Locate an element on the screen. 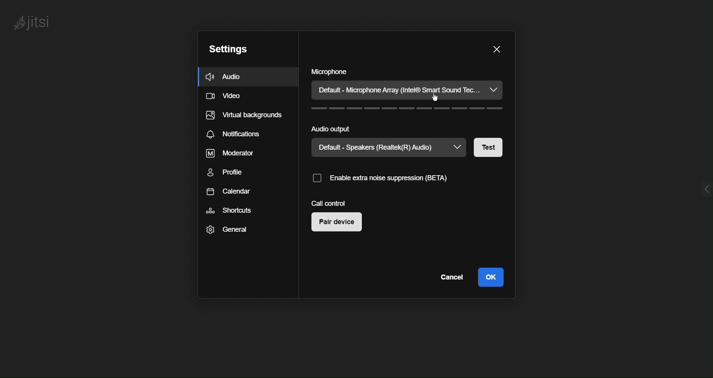 This screenshot has height=378, width=713. Microphone is located at coordinates (407, 70).